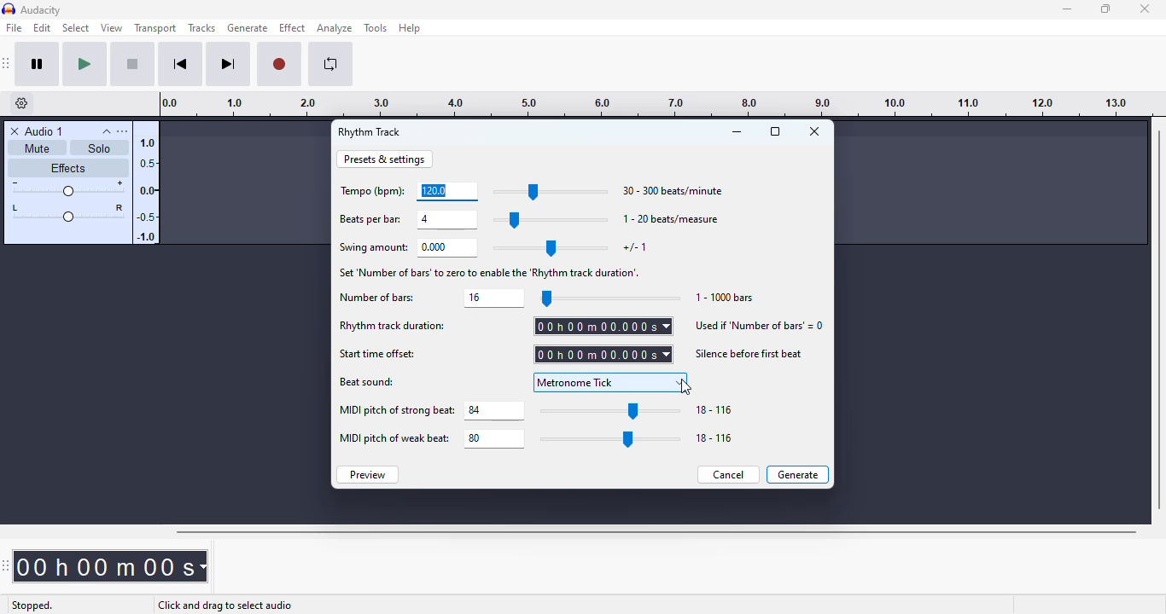 The image size is (1166, 614). I want to click on delete track, so click(15, 131).